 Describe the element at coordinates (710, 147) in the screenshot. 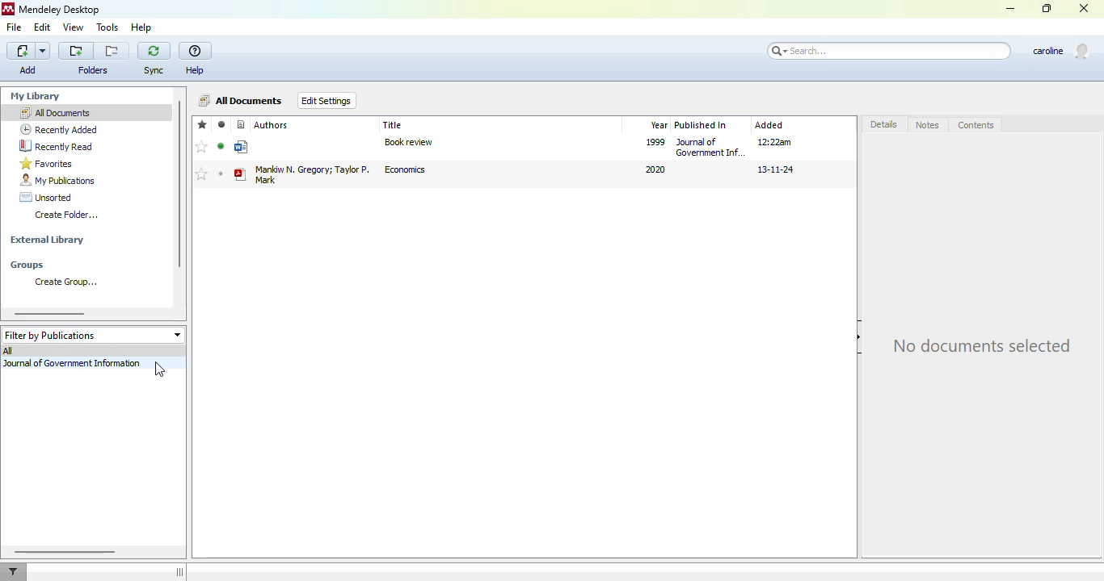

I see `journal of government information` at that location.